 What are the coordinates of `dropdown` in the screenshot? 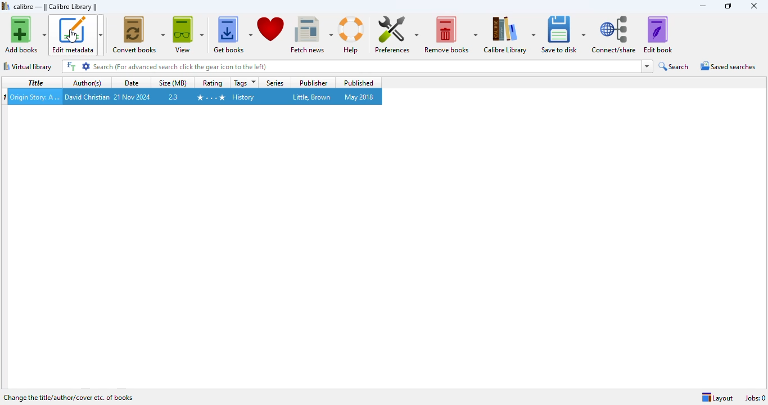 It's located at (648, 66).